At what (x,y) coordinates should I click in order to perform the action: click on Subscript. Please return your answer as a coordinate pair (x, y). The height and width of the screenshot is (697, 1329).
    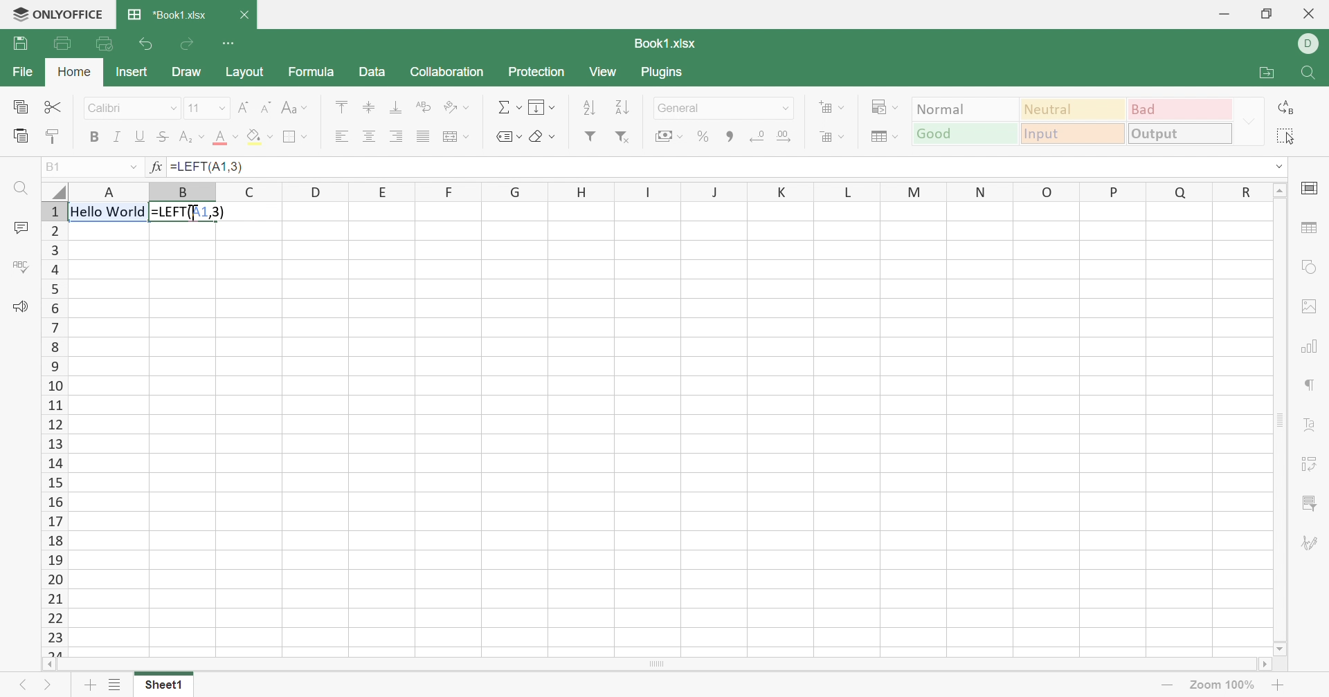
    Looking at the image, I should click on (190, 138).